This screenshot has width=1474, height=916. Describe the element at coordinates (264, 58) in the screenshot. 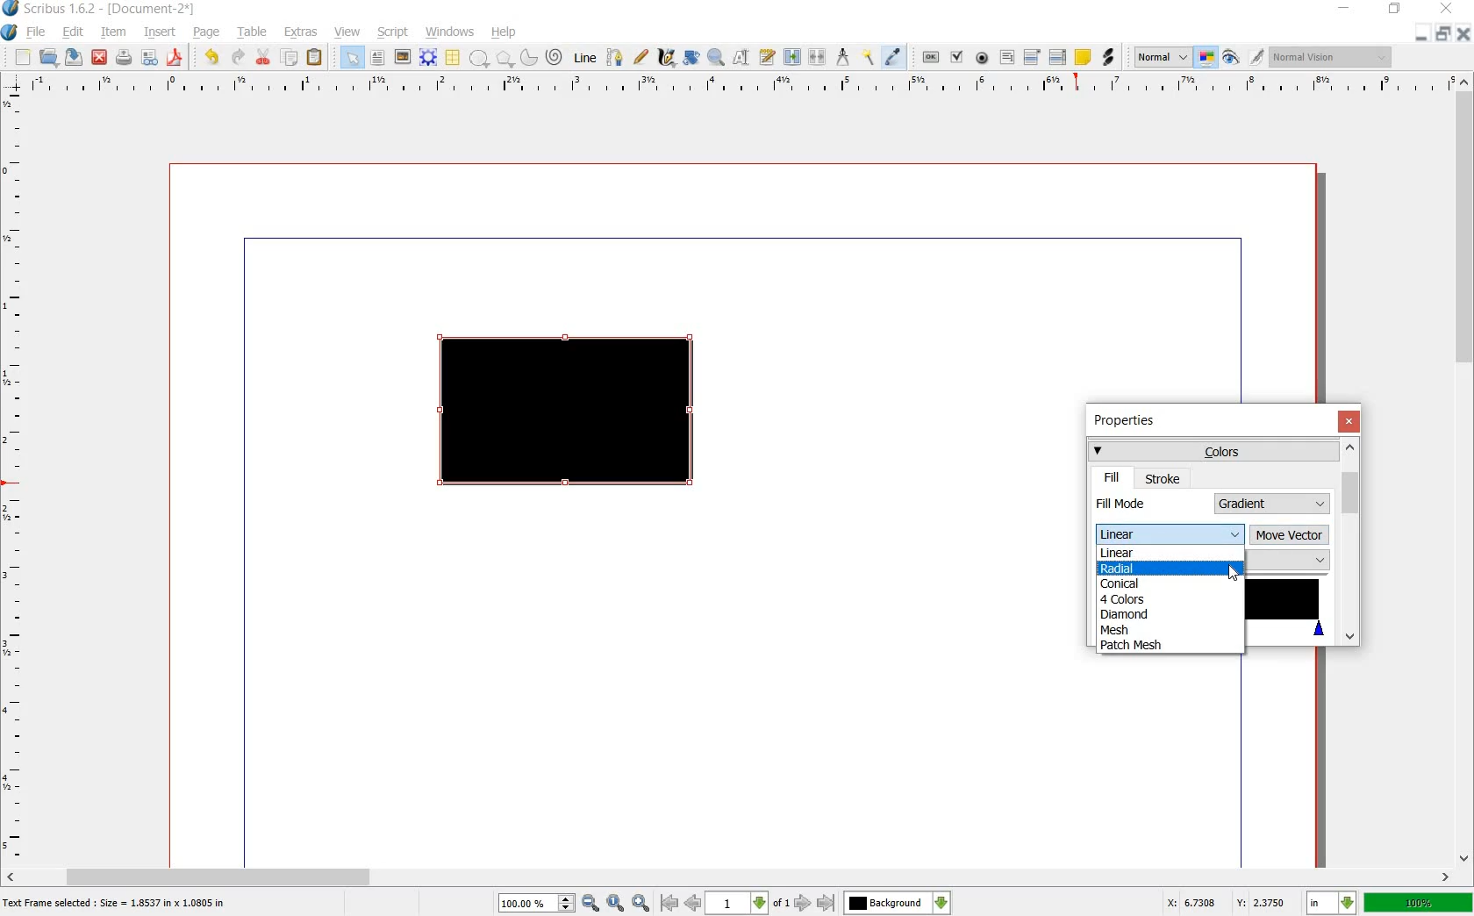

I see `cut` at that location.